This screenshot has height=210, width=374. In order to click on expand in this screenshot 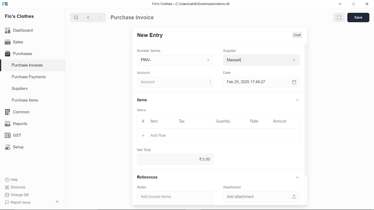, I will do `click(297, 177)`.